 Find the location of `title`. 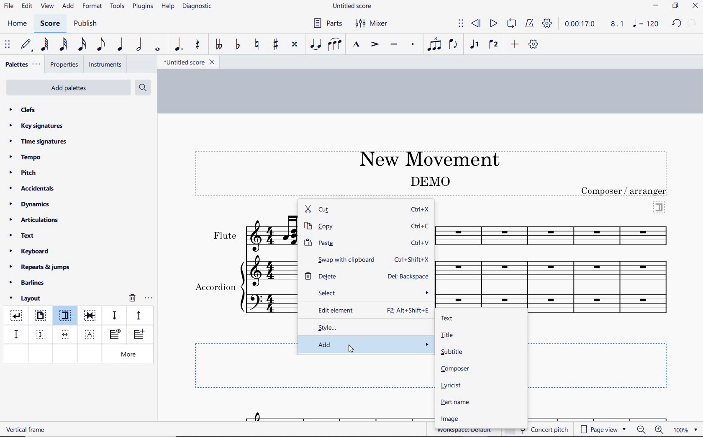

title is located at coordinates (425, 158).